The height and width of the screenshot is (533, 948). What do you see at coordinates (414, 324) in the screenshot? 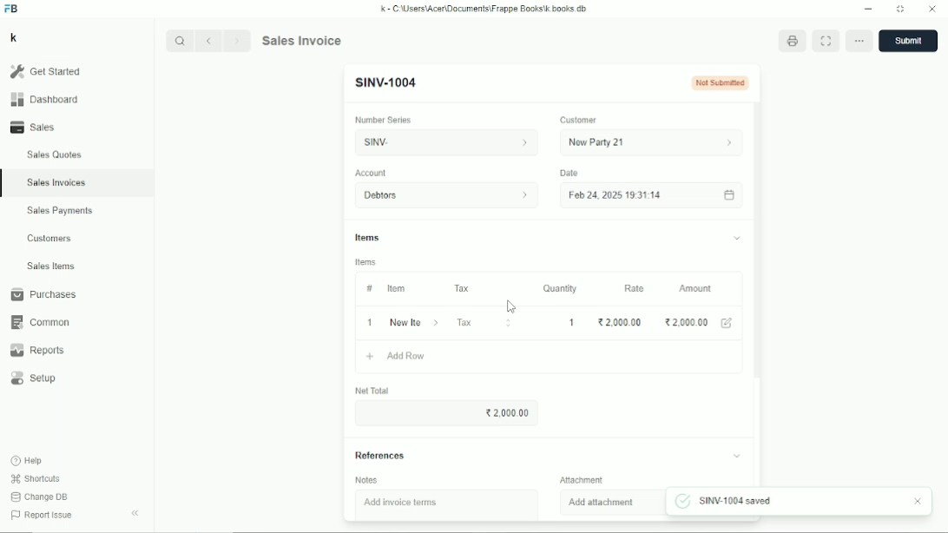
I see `New item 06` at bounding box center [414, 324].